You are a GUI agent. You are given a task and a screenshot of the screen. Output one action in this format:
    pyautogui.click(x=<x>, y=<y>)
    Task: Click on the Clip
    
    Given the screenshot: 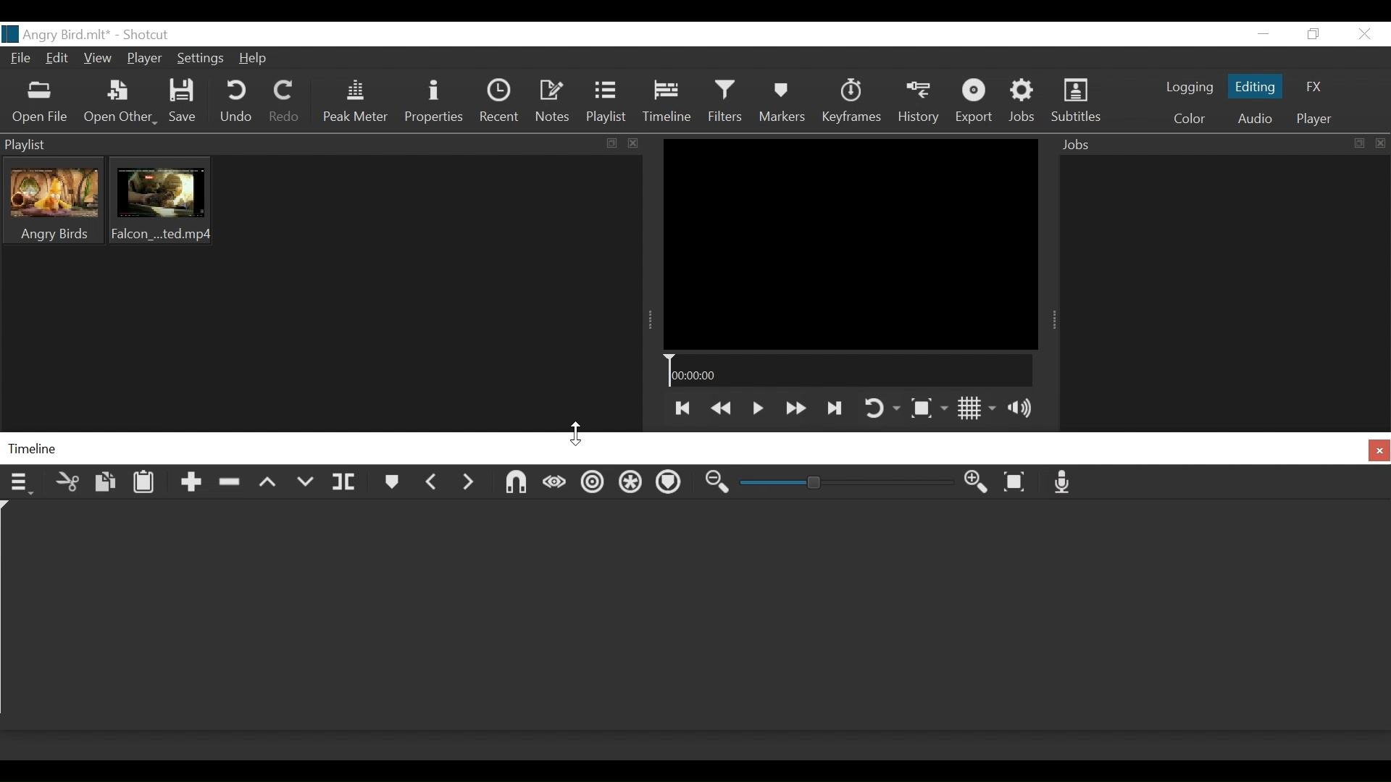 What is the action you would take?
    pyautogui.click(x=160, y=201)
    